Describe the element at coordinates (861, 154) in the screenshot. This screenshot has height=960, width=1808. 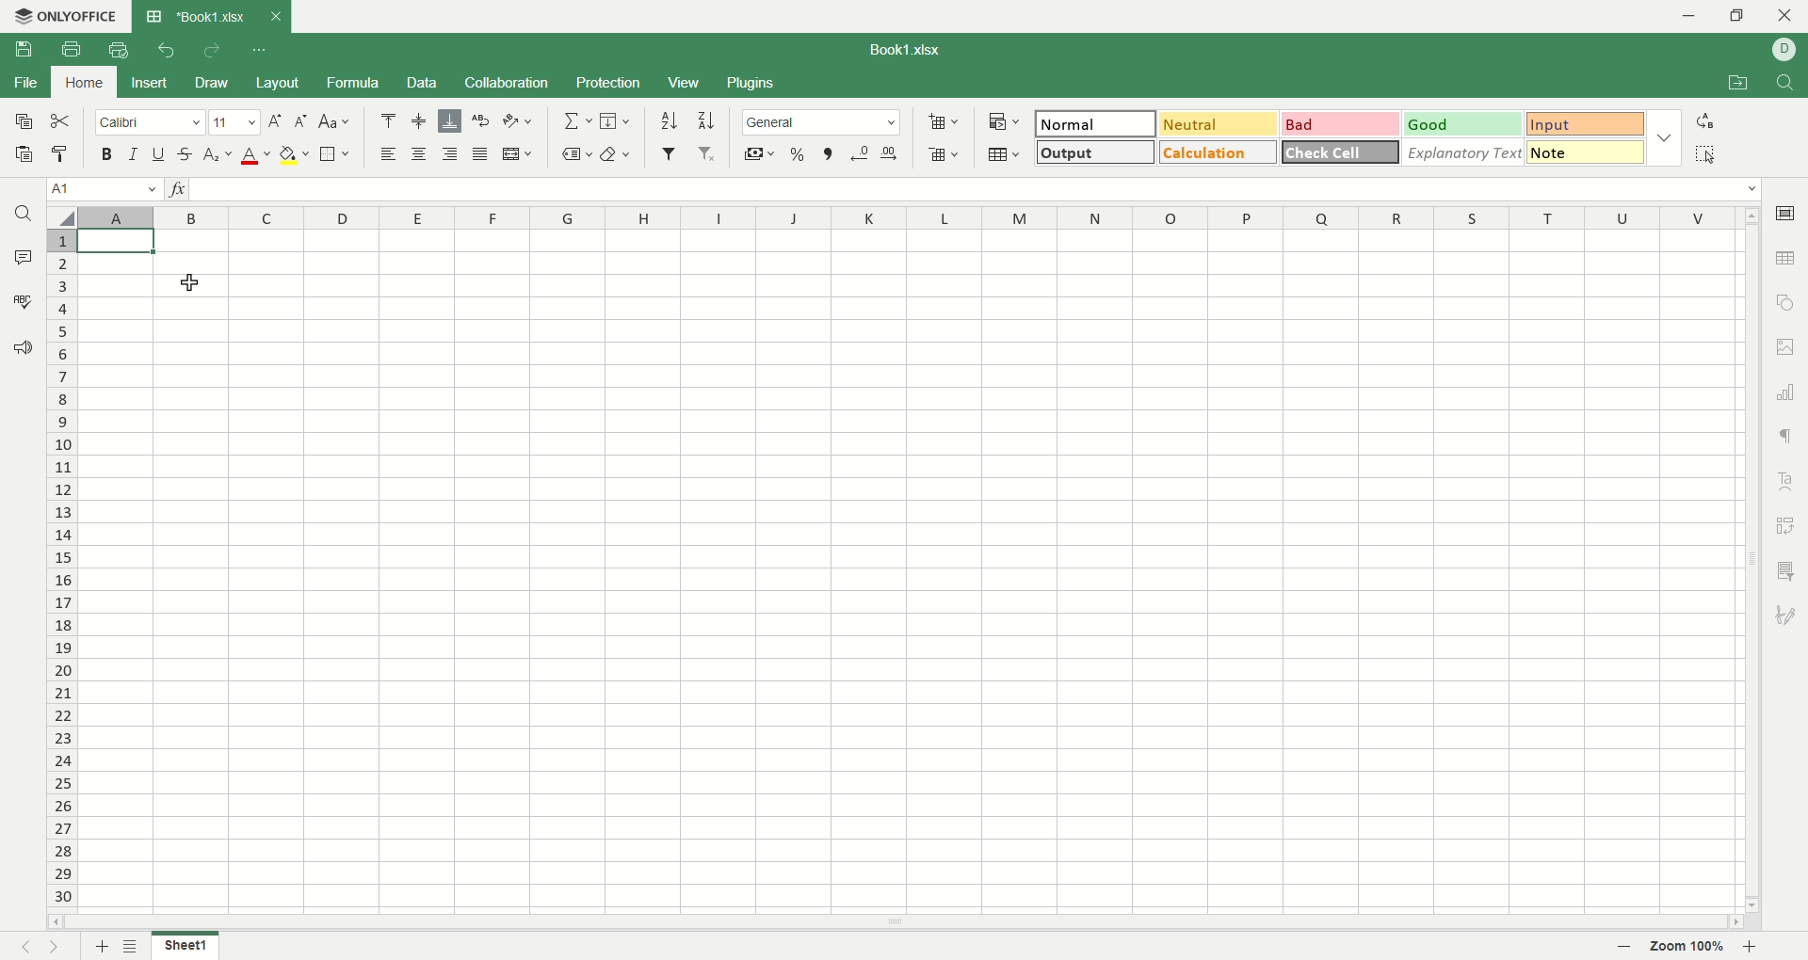
I see `increase decimal` at that location.